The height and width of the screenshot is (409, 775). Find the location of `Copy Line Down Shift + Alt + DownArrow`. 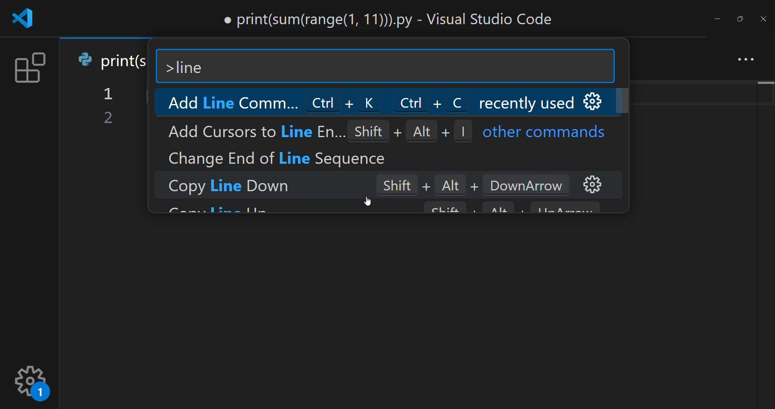

Copy Line Down Shift + Alt + DownArrow is located at coordinates (363, 188).